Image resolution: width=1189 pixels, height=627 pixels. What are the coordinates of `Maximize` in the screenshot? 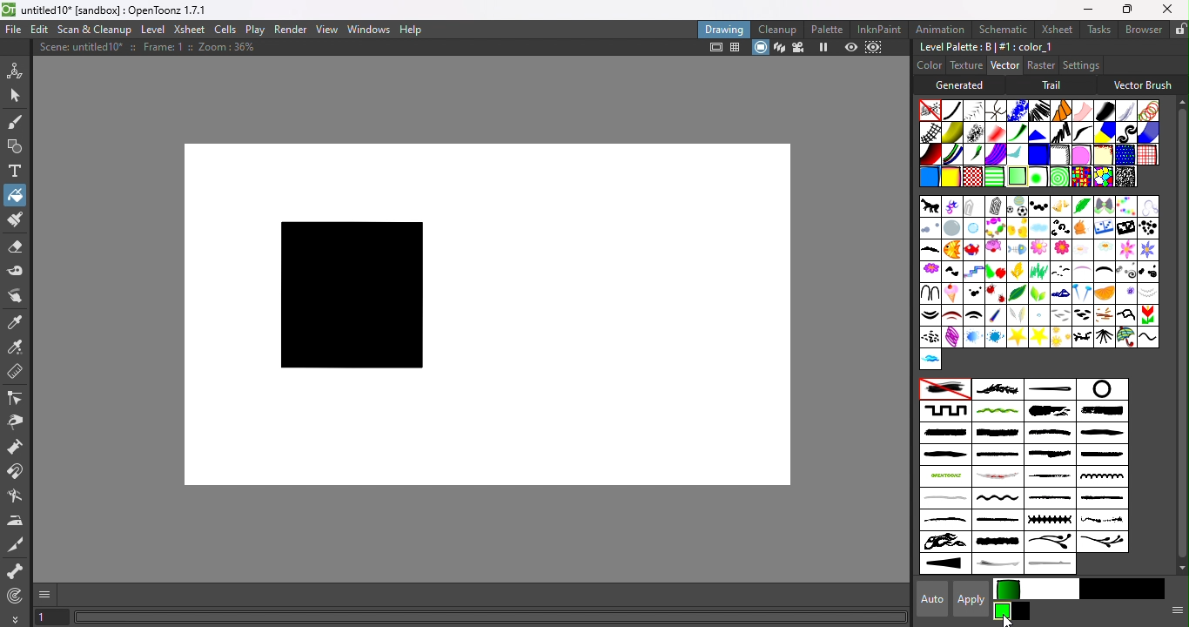 It's located at (1125, 10).